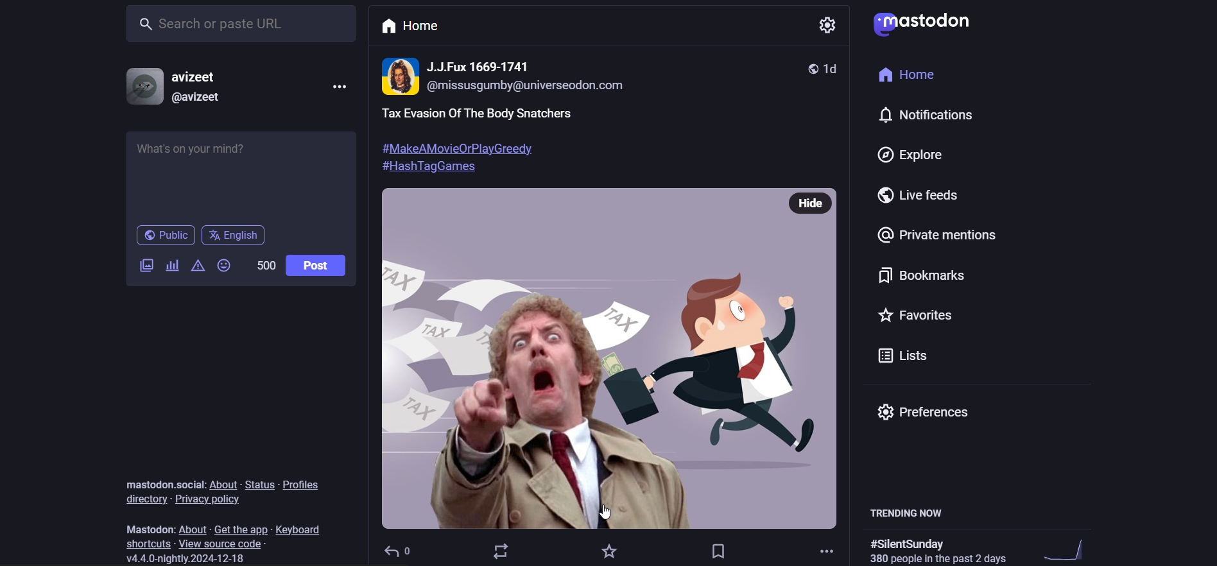 This screenshot has height=566, width=1217. I want to click on privacy policy, so click(205, 499).